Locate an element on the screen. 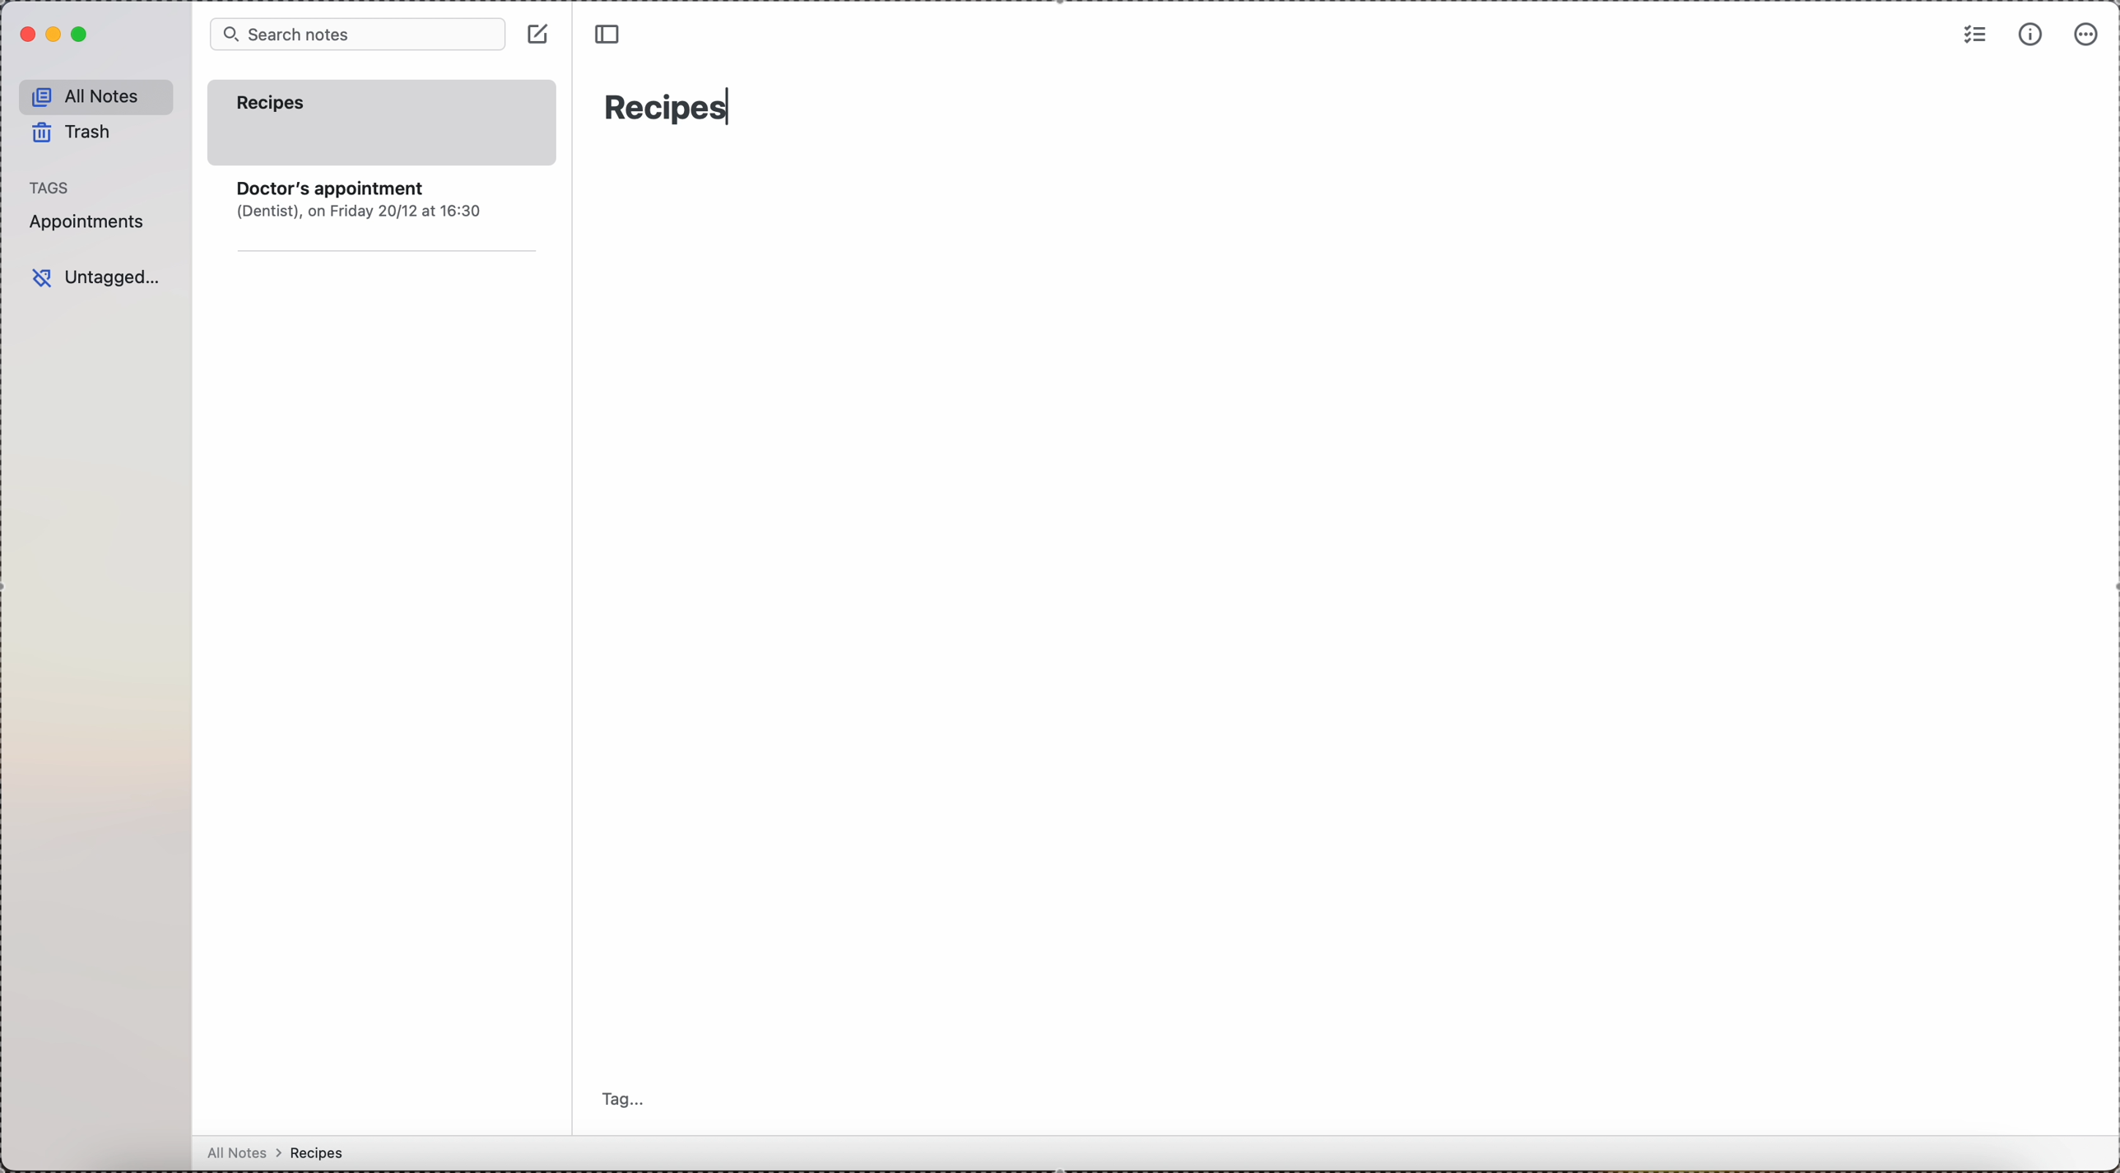  all notes is located at coordinates (96, 95).